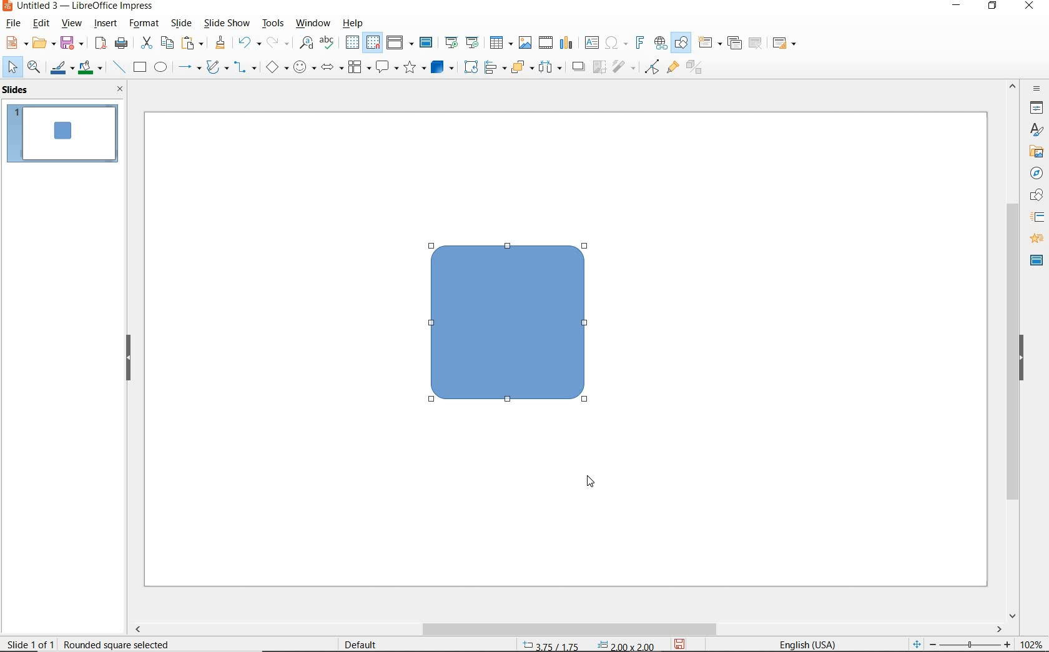 The height and width of the screenshot is (652, 1049). I want to click on open, so click(42, 43).